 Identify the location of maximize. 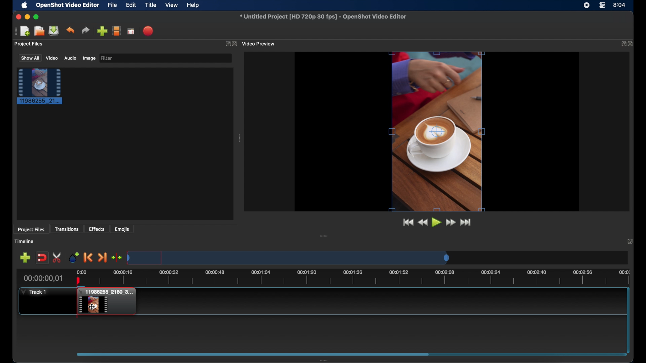
(37, 17).